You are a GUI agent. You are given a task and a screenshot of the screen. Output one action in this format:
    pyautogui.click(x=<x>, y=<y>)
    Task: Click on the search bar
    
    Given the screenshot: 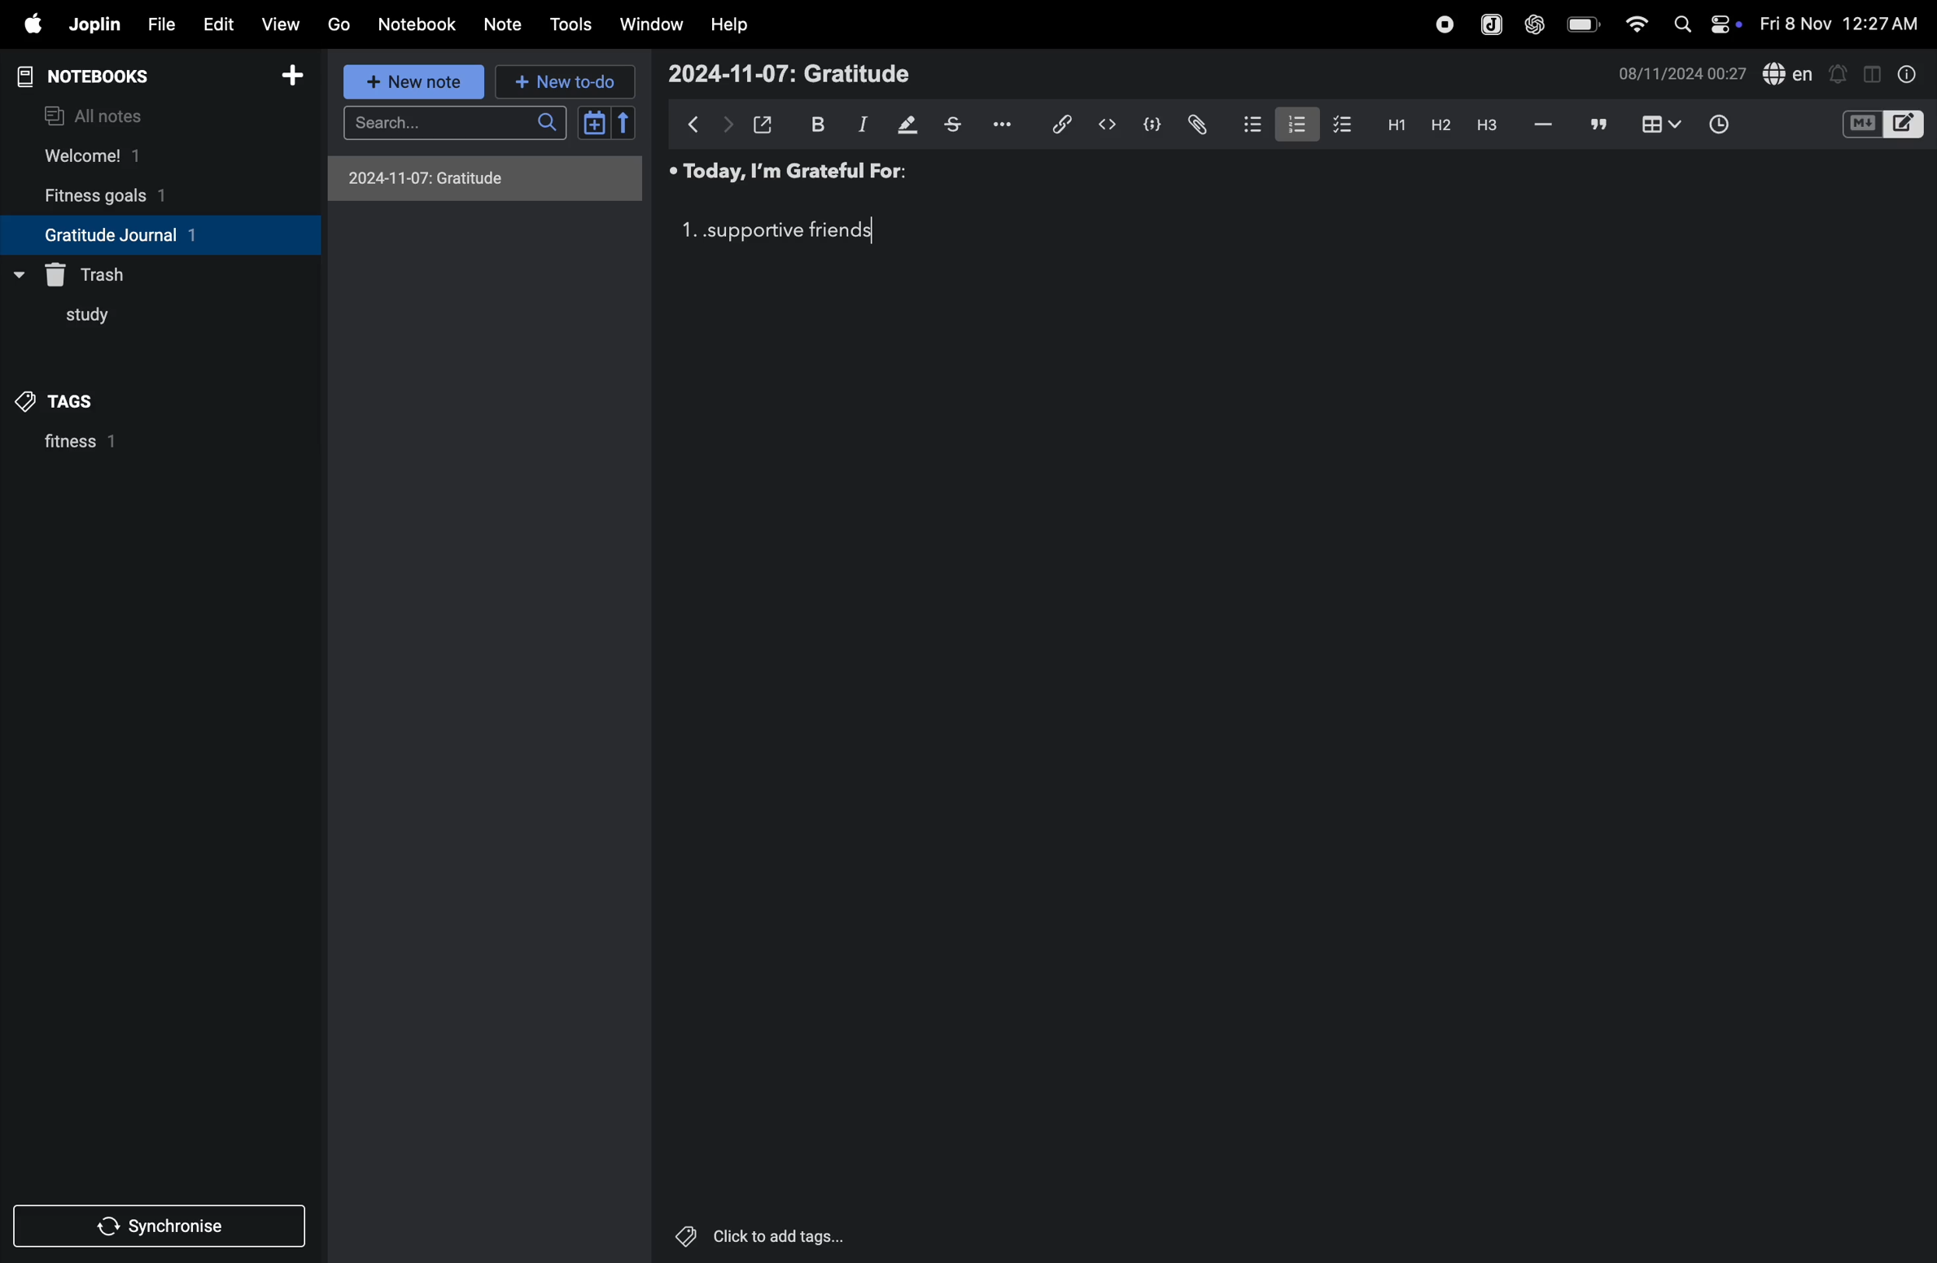 What is the action you would take?
    pyautogui.click(x=461, y=121)
    